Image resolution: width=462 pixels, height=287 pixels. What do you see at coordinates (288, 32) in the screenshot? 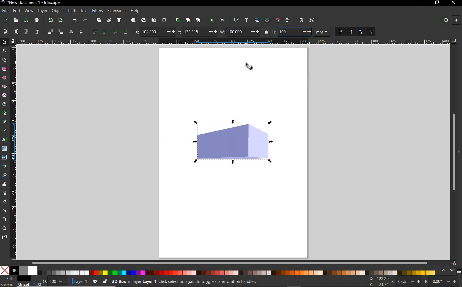
I see `100` at bounding box center [288, 32].